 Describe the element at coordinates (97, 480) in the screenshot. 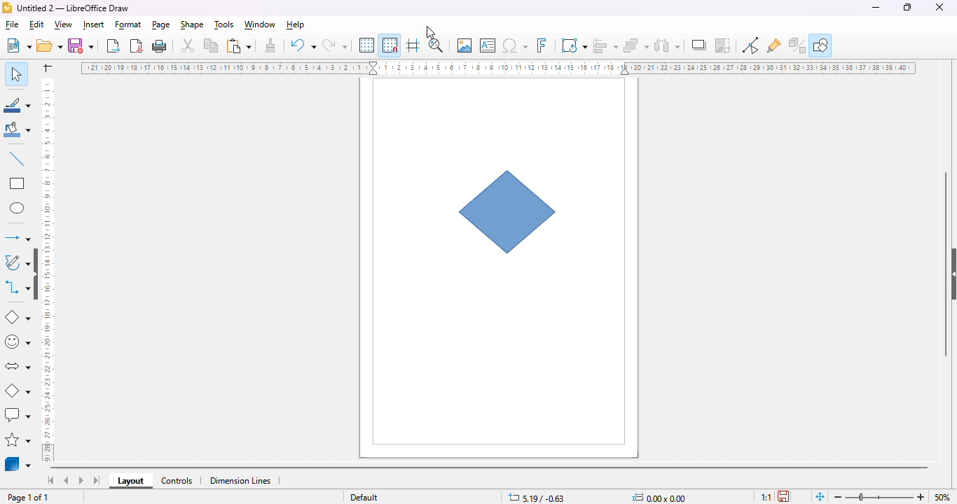

I see `scroll to last sheet` at that location.